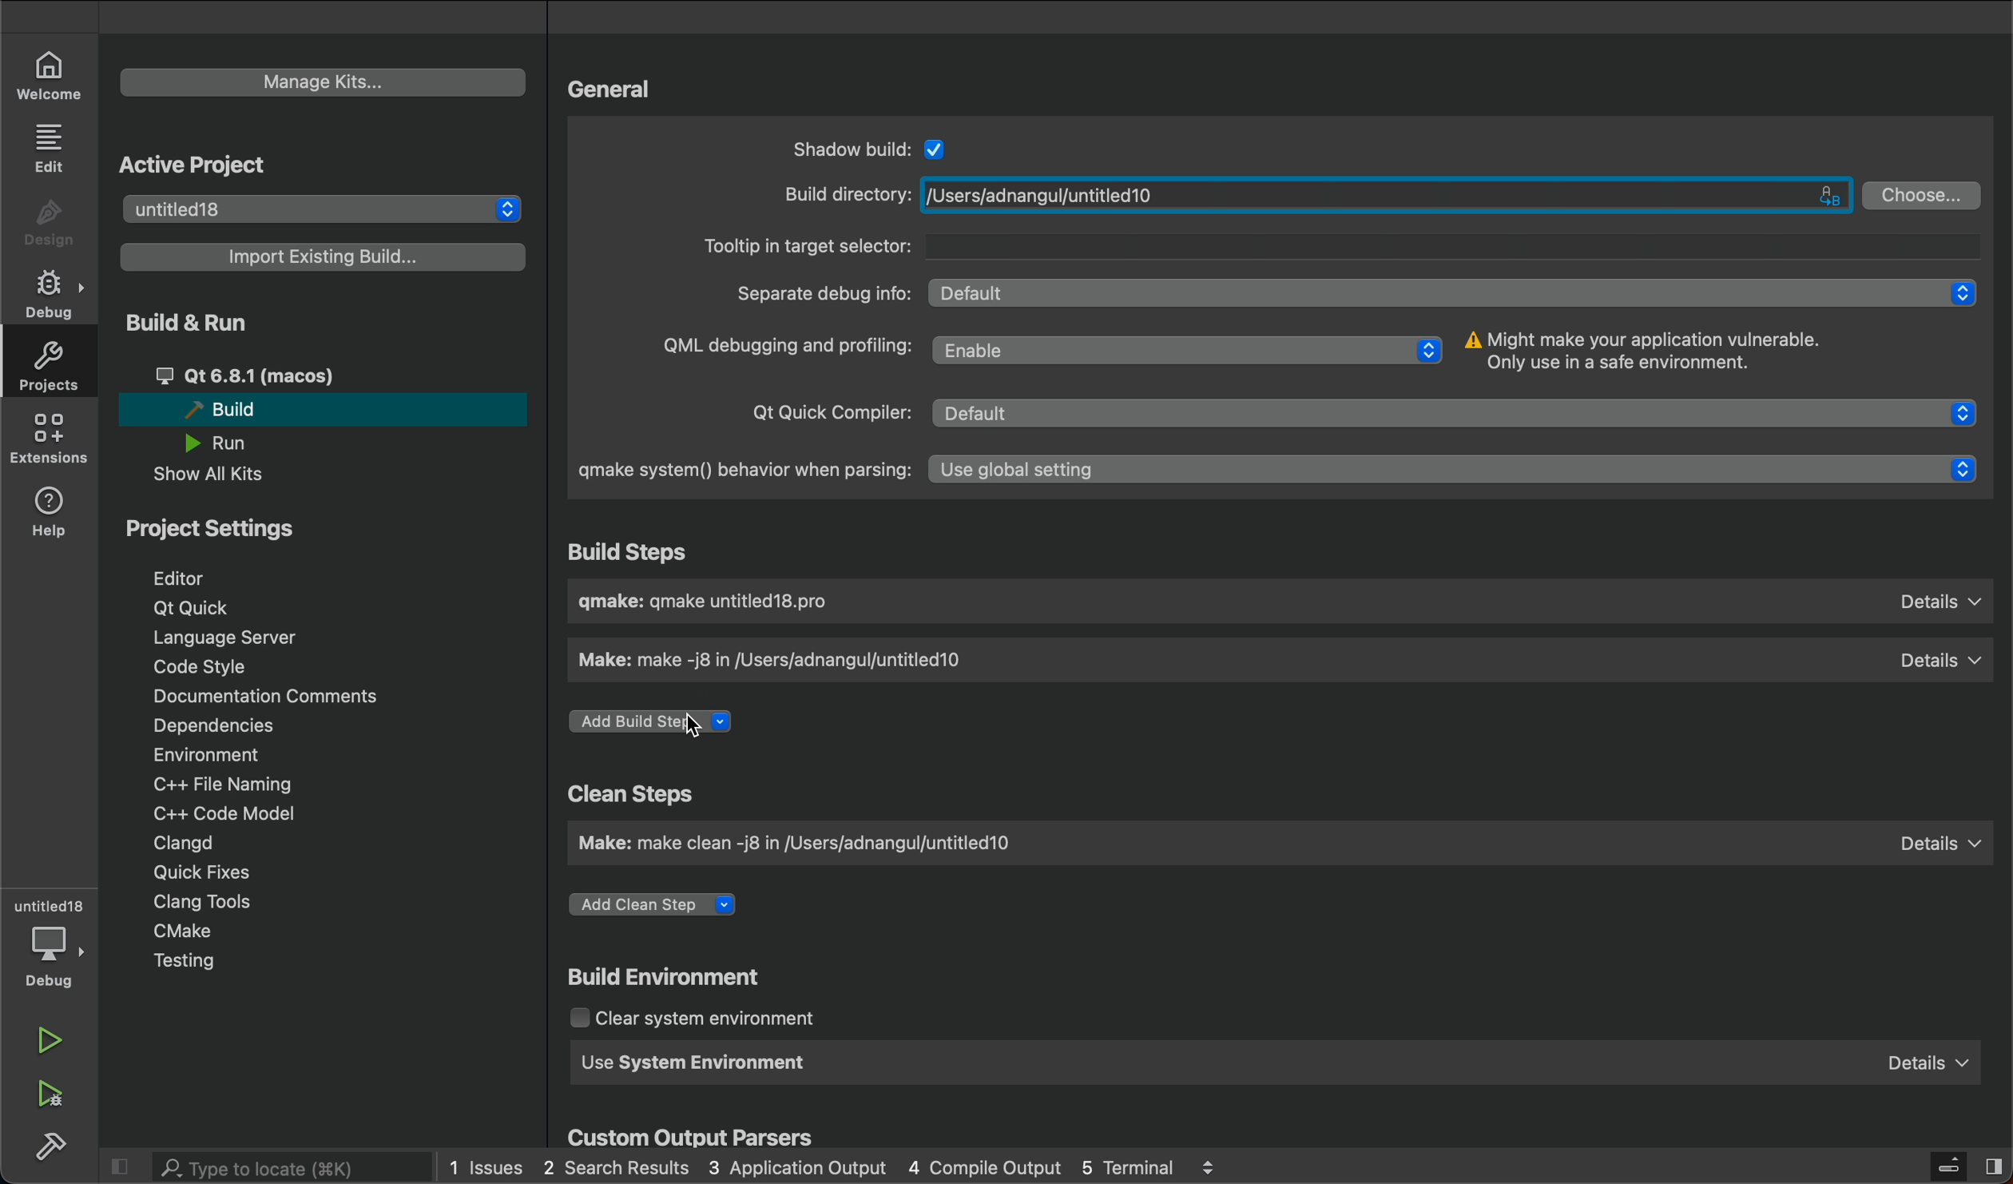  Describe the element at coordinates (1458, 471) in the screenshot. I see `Use global setting` at that location.